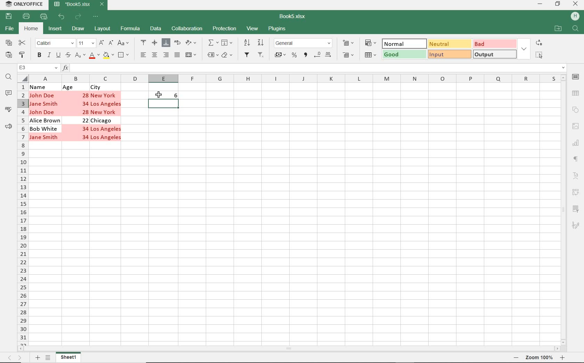 This screenshot has width=584, height=363. I want to click on INPUT, so click(449, 54).